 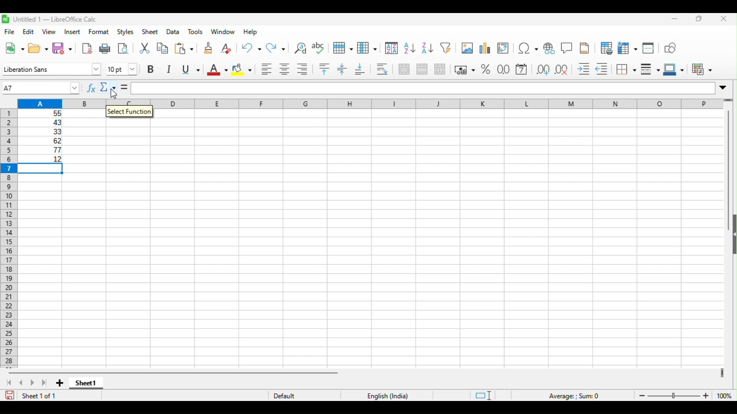 I want to click on format as date, so click(x=522, y=69).